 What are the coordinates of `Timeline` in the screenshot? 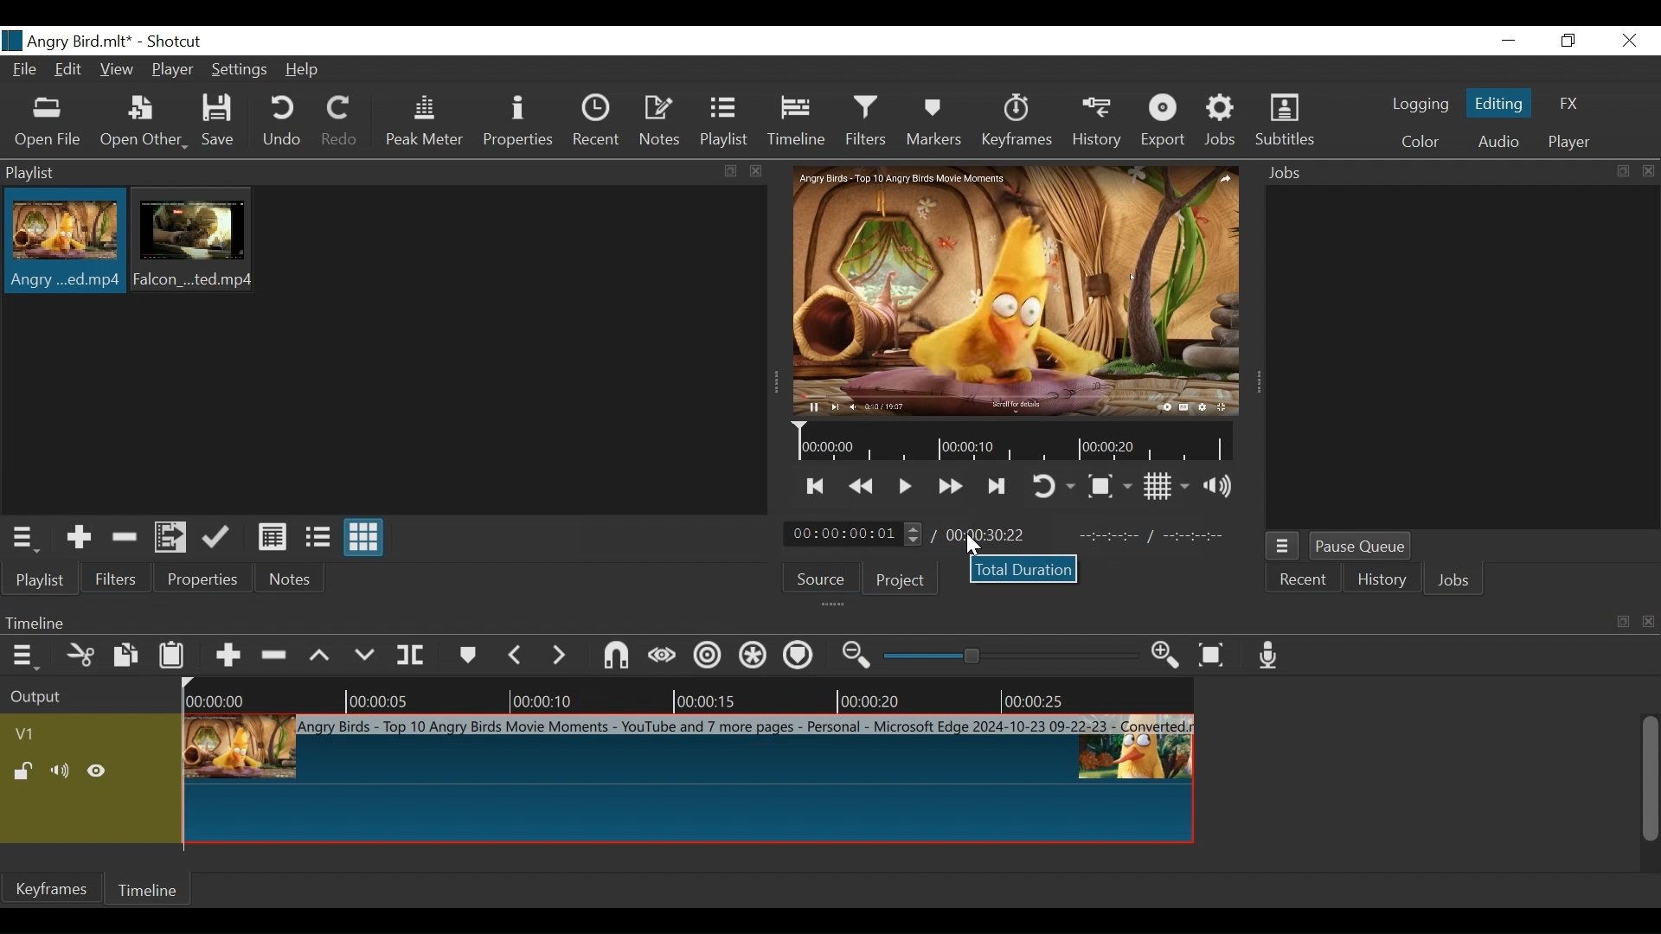 It's located at (687, 696).